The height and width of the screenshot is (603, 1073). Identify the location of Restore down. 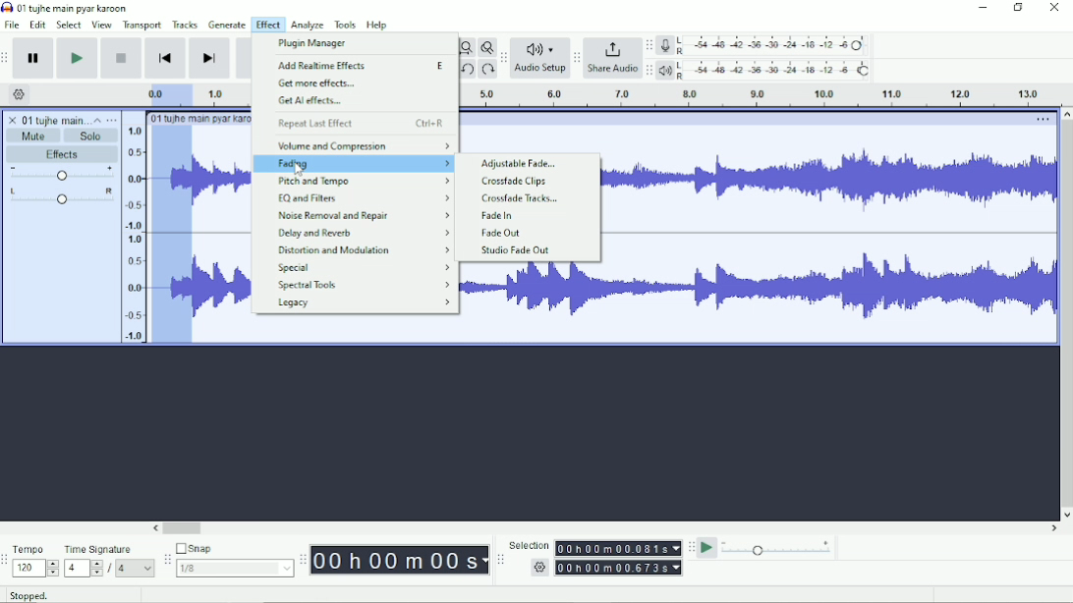
(1019, 8).